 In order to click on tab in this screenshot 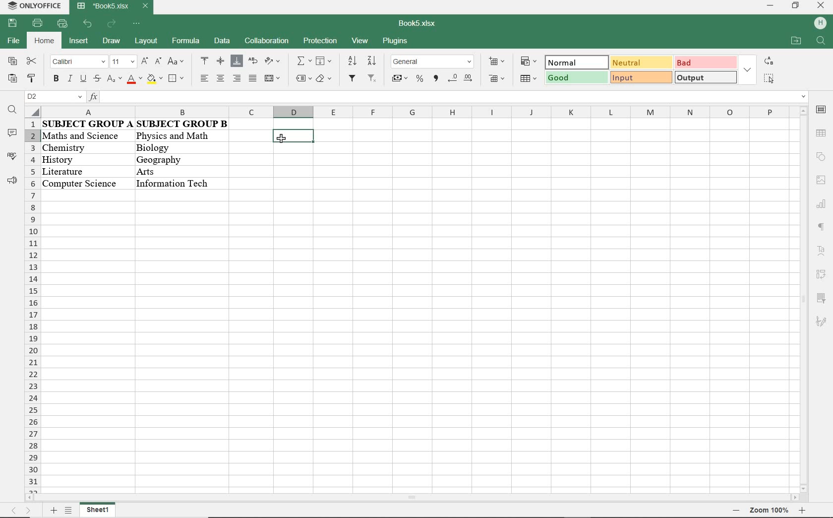, I will do `click(768, 510)`.